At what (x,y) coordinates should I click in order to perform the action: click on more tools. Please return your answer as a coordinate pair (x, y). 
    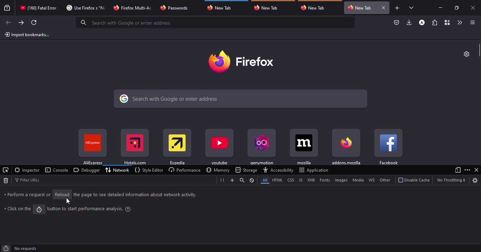
    Looking at the image, I should click on (459, 23).